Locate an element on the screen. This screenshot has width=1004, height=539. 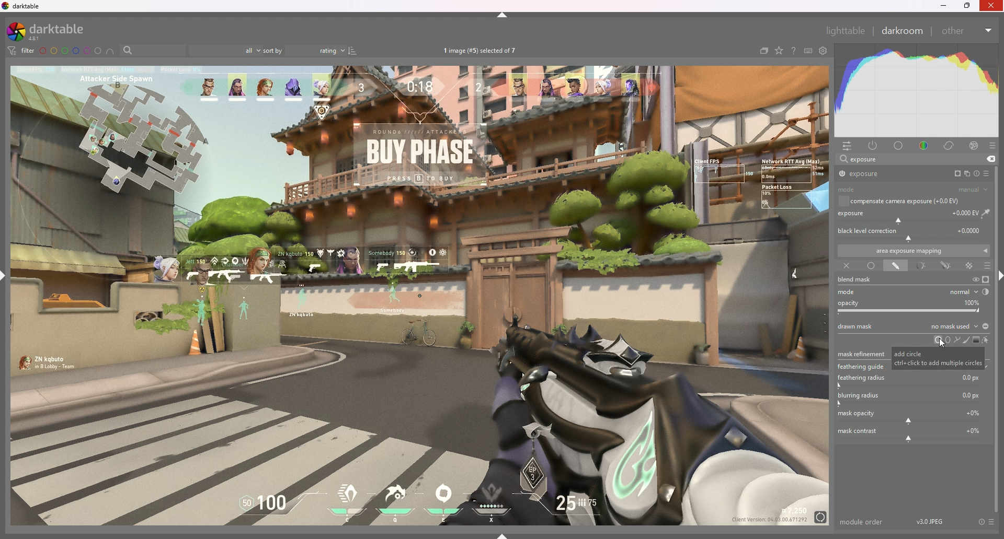
exposure is located at coordinates (885, 173).